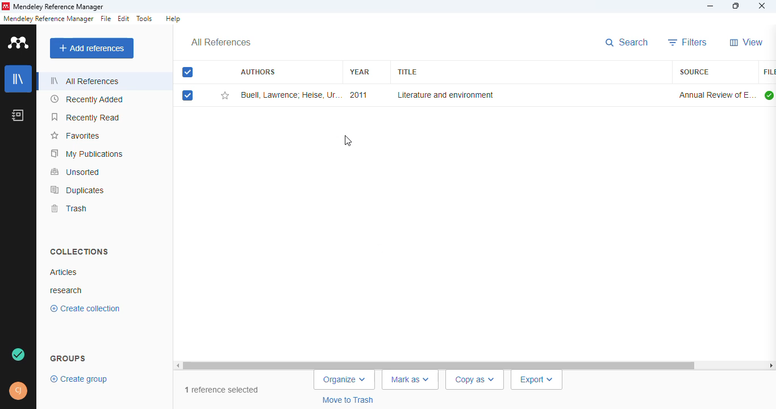 The image size is (776, 409). What do you see at coordinates (537, 380) in the screenshot?
I see `export` at bounding box center [537, 380].